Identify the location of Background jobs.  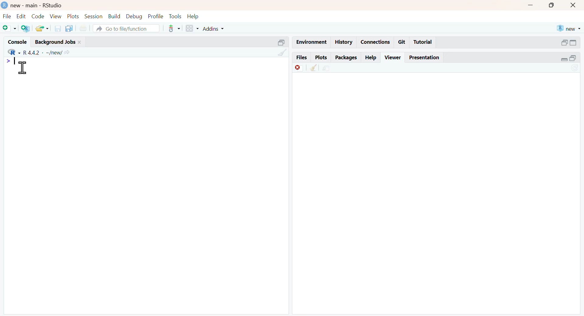
(56, 42).